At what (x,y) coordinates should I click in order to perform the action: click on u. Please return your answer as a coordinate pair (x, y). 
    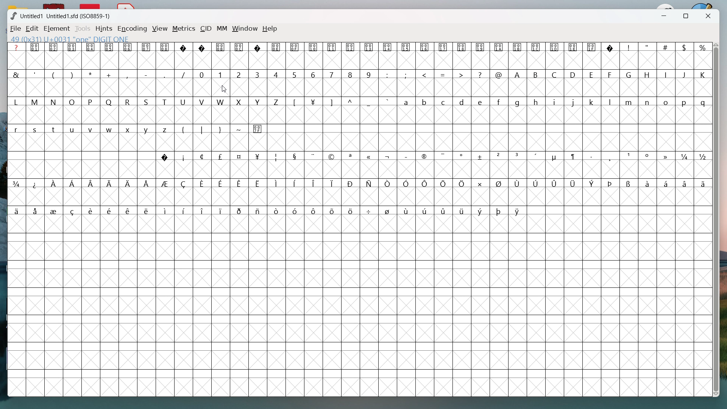
    Looking at the image, I should click on (73, 128).